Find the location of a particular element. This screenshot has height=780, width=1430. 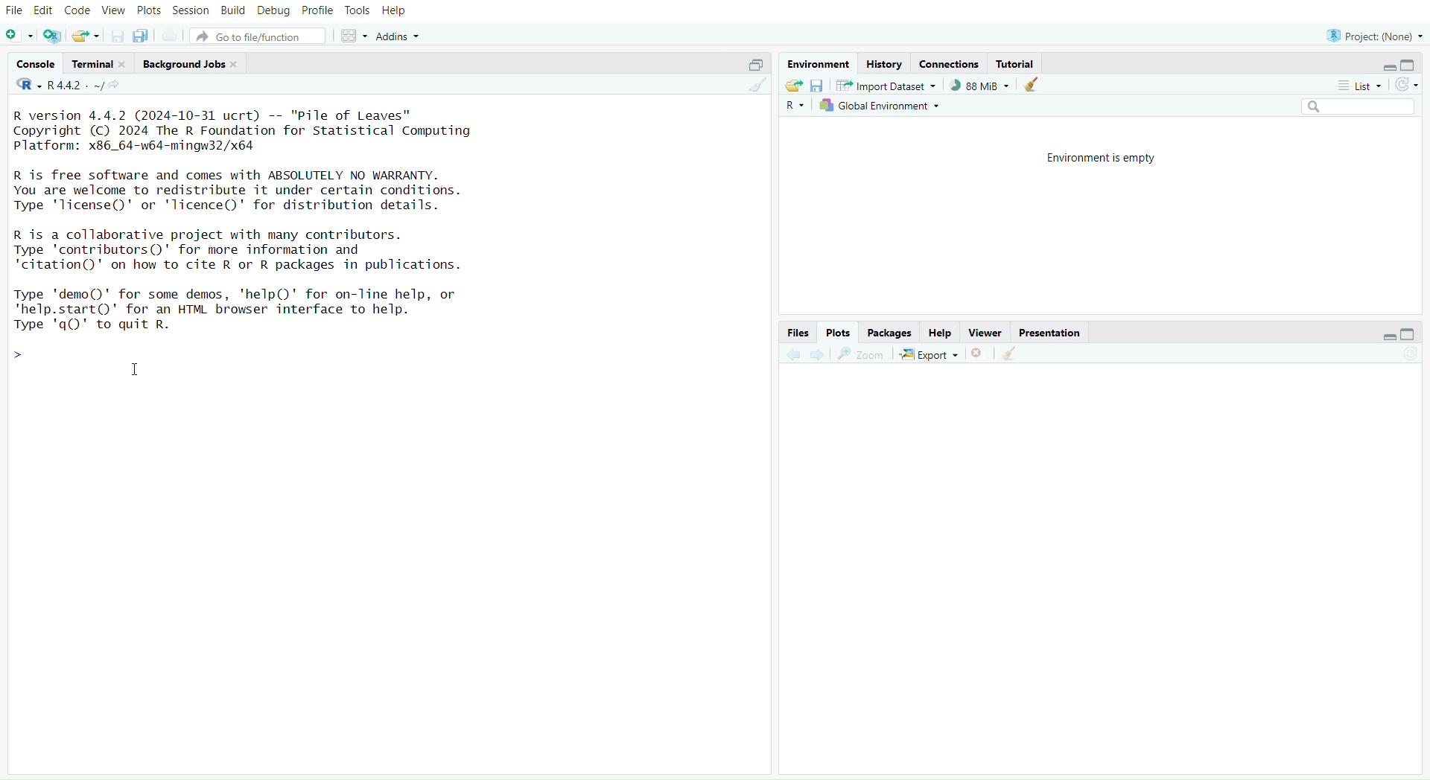

profile is located at coordinates (319, 11).